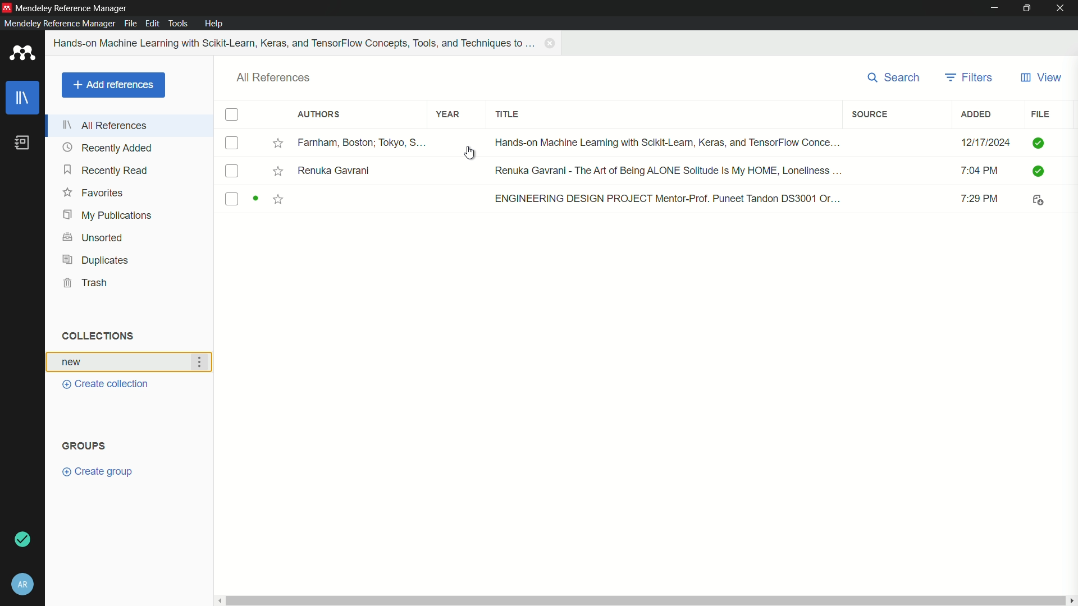 Image resolution: width=1078 pixels, height=606 pixels. I want to click on book-1, so click(641, 143).